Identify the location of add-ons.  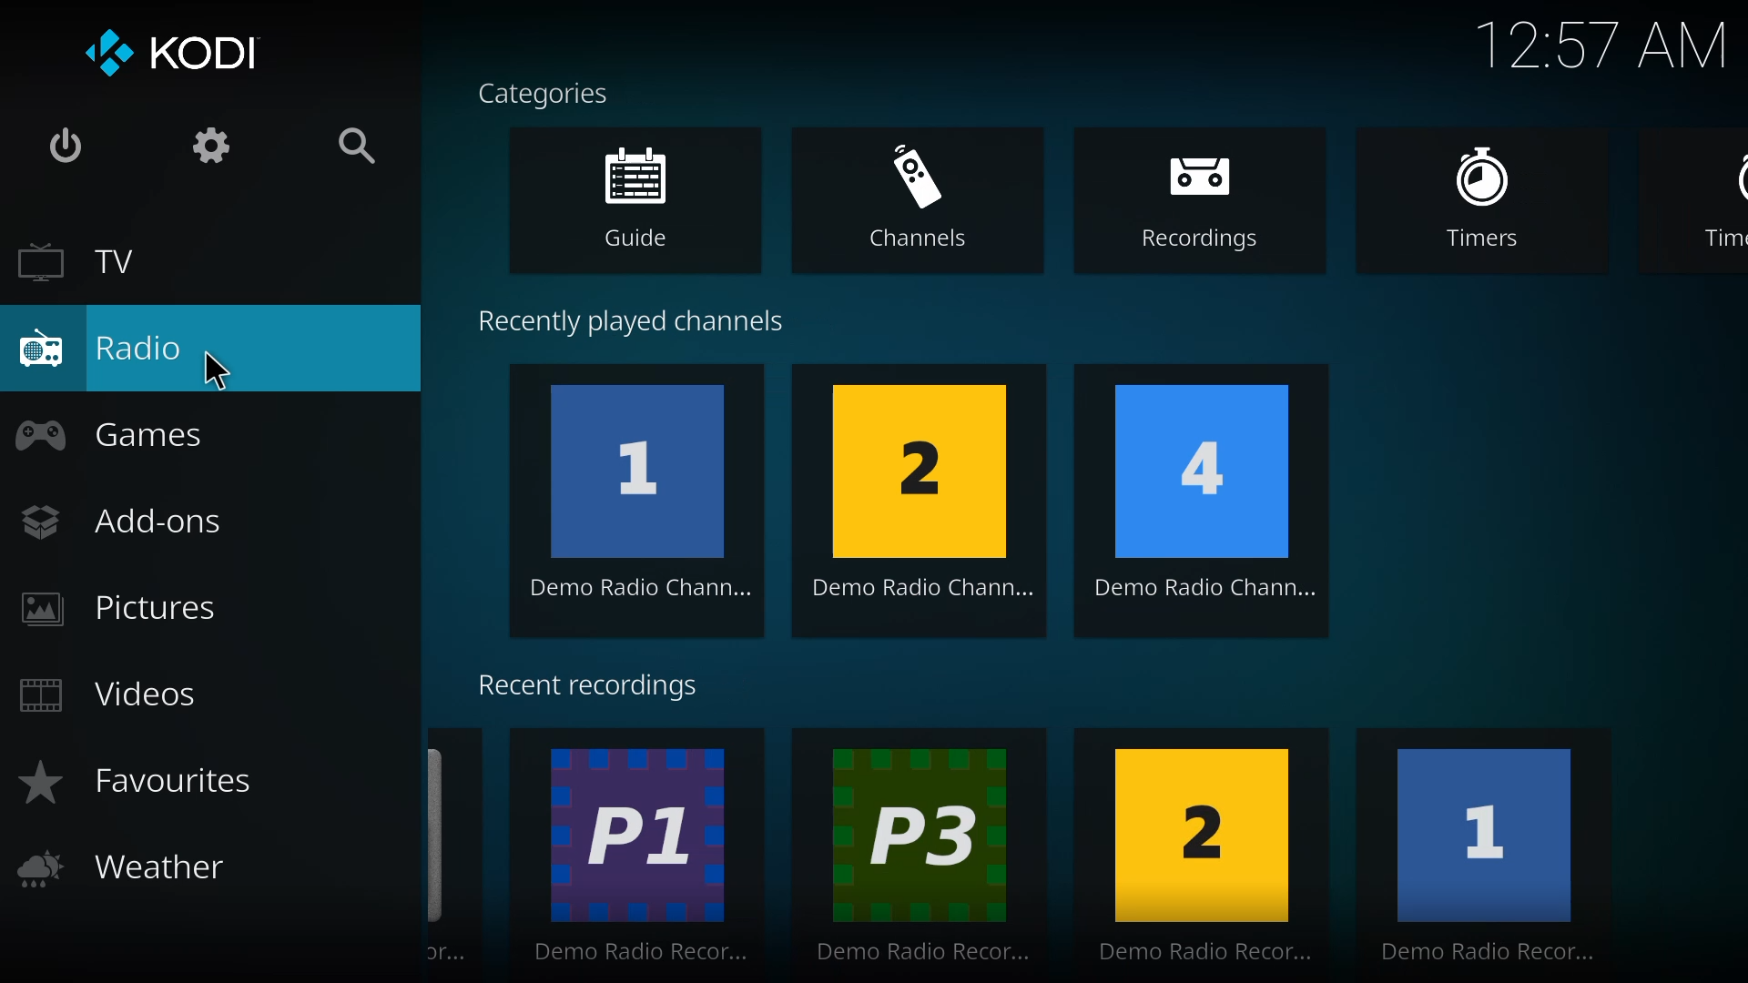
(127, 525).